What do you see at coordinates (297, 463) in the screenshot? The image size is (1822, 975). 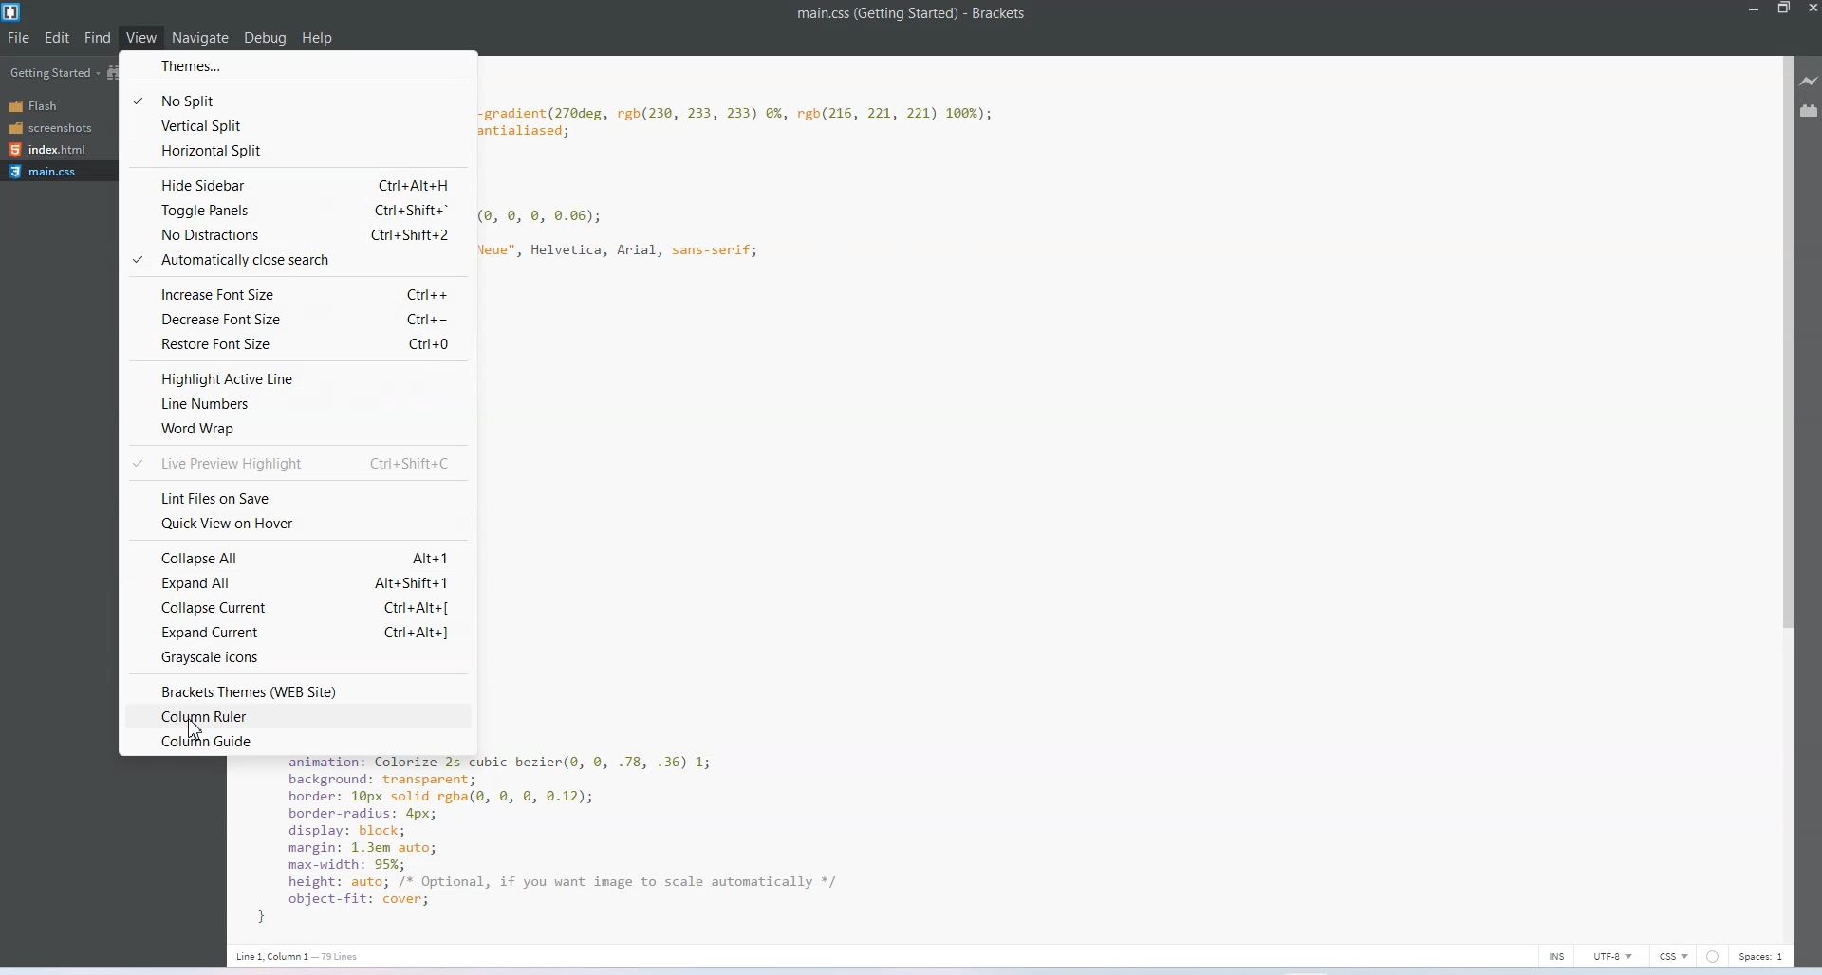 I see `Live Preview highlights` at bounding box center [297, 463].